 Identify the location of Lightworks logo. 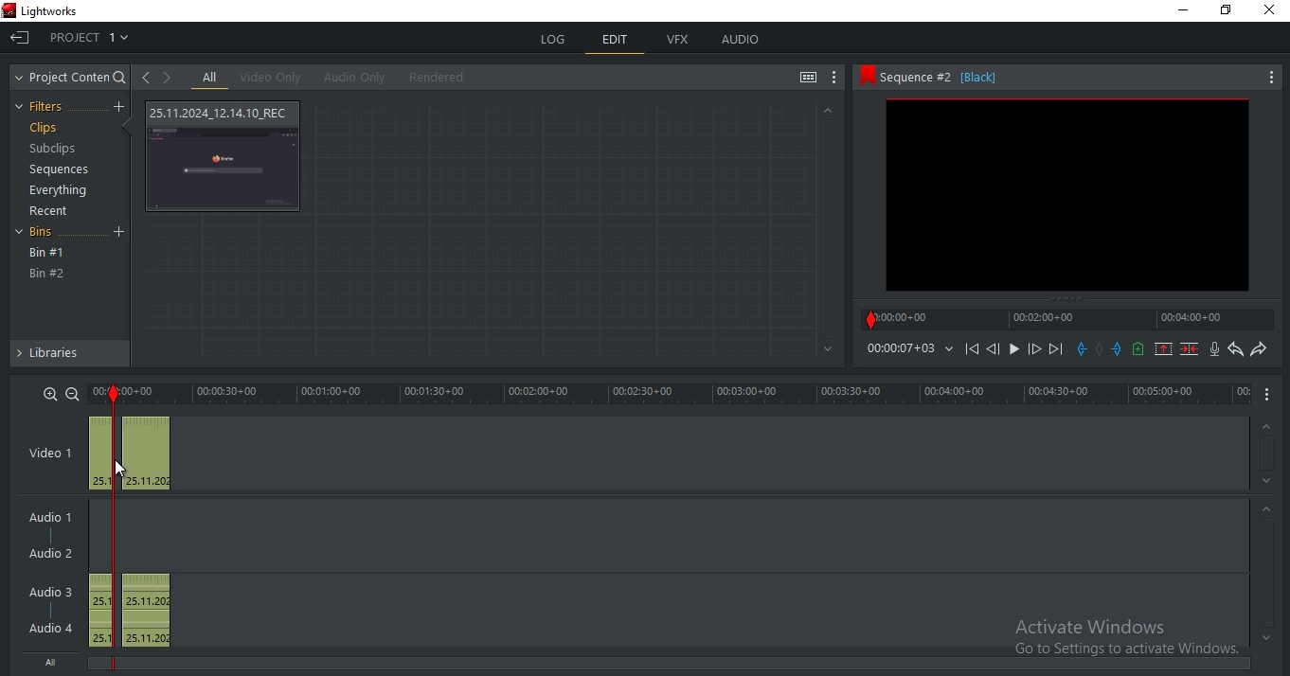
(9, 9).